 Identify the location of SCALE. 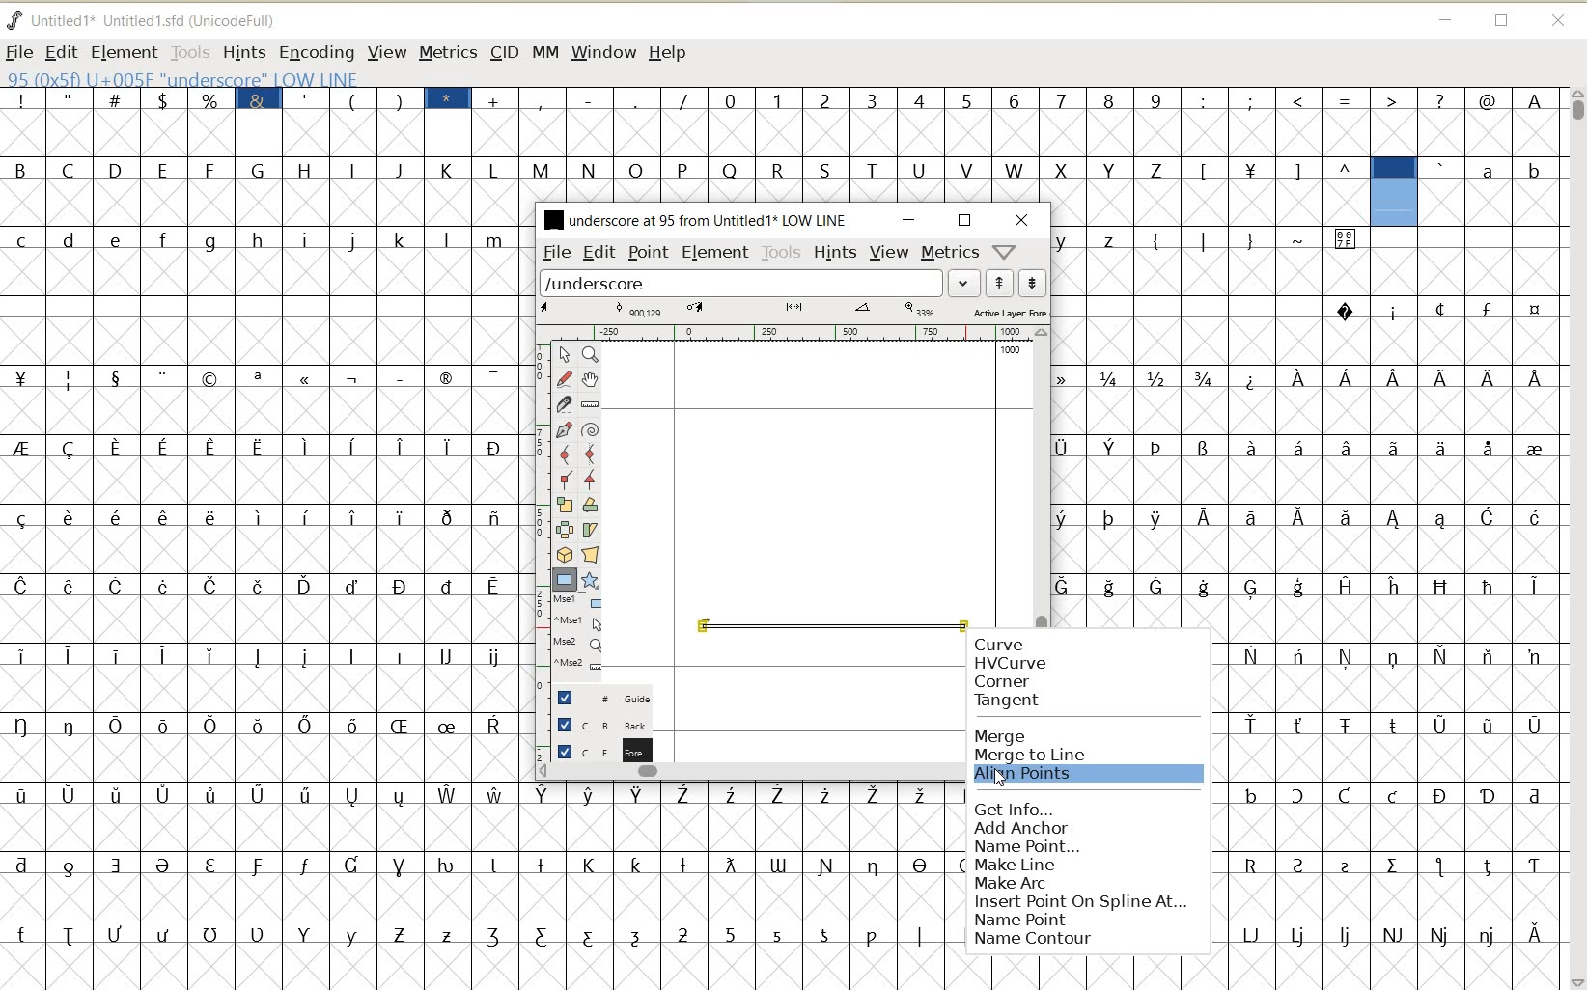
(538, 509).